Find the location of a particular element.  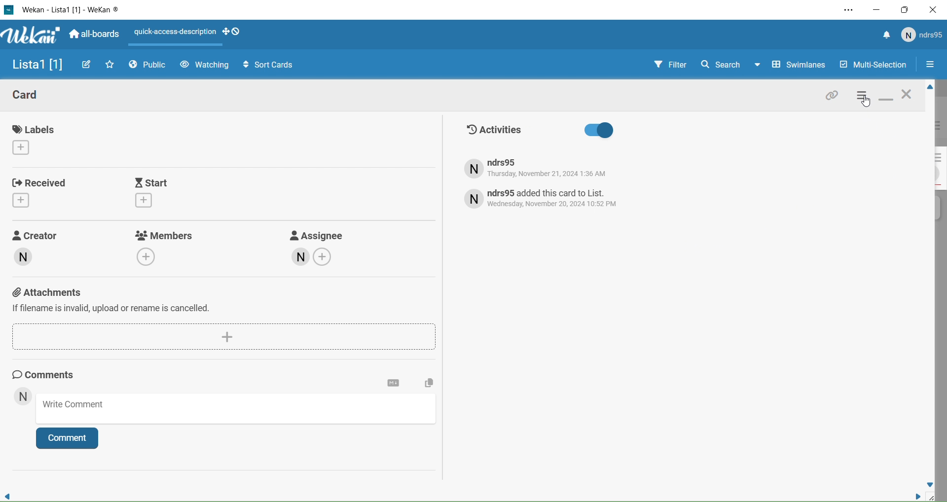

Layout Actions is located at coordinates (173, 32).